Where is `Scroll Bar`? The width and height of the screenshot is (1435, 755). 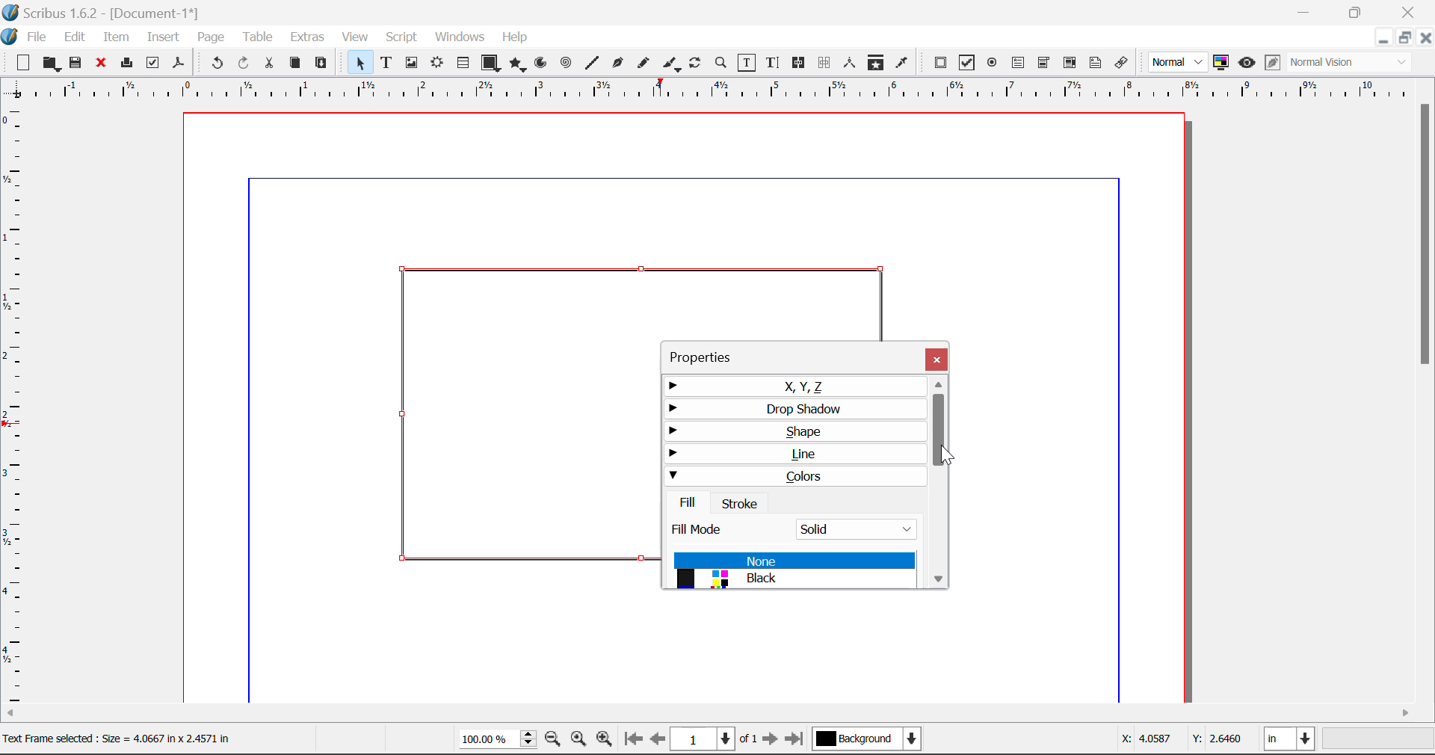 Scroll Bar is located at coordinates (942, 483).